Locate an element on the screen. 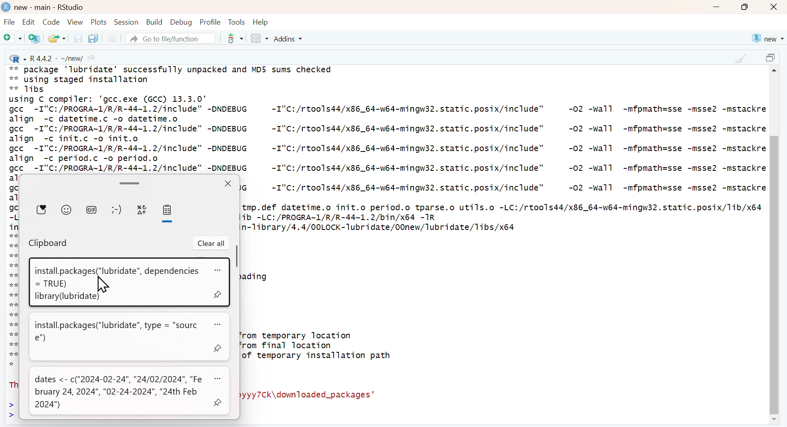  clear console is located at coordinates (741, 58).